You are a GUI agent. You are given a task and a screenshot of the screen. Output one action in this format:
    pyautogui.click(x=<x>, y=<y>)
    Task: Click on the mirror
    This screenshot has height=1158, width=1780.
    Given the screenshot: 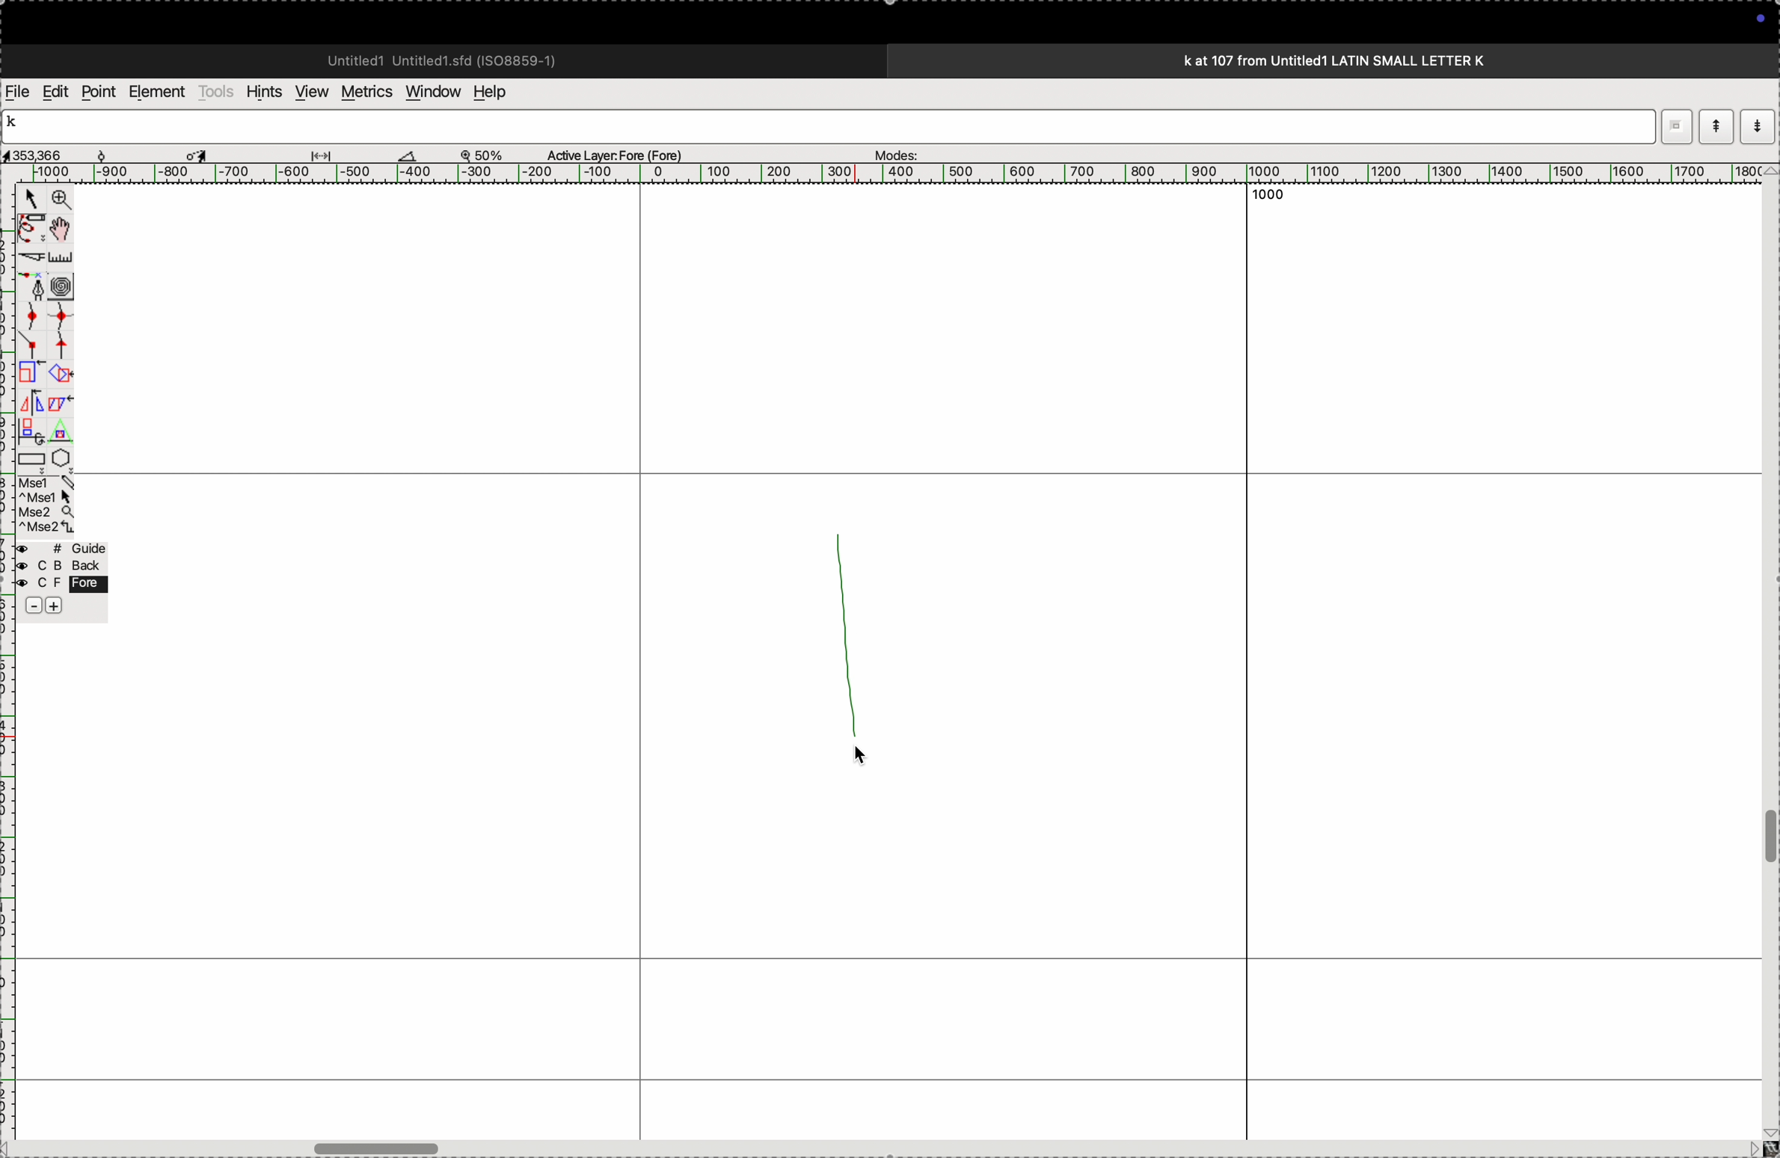 What is the action you would take?
    pyautogui.click(x=31, y=415)
    